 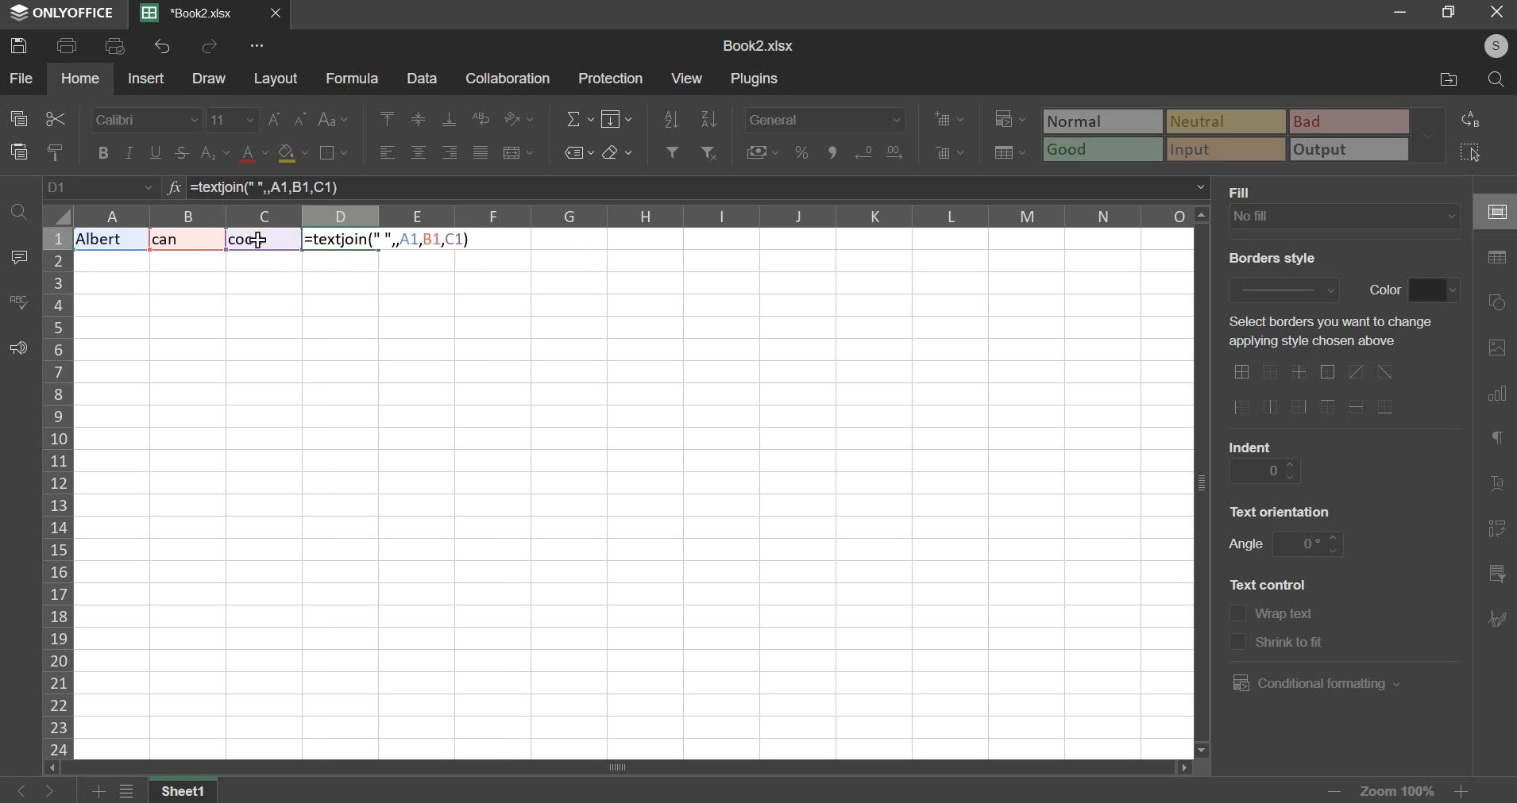 I want to click on italic, so click(x=129, y=152).